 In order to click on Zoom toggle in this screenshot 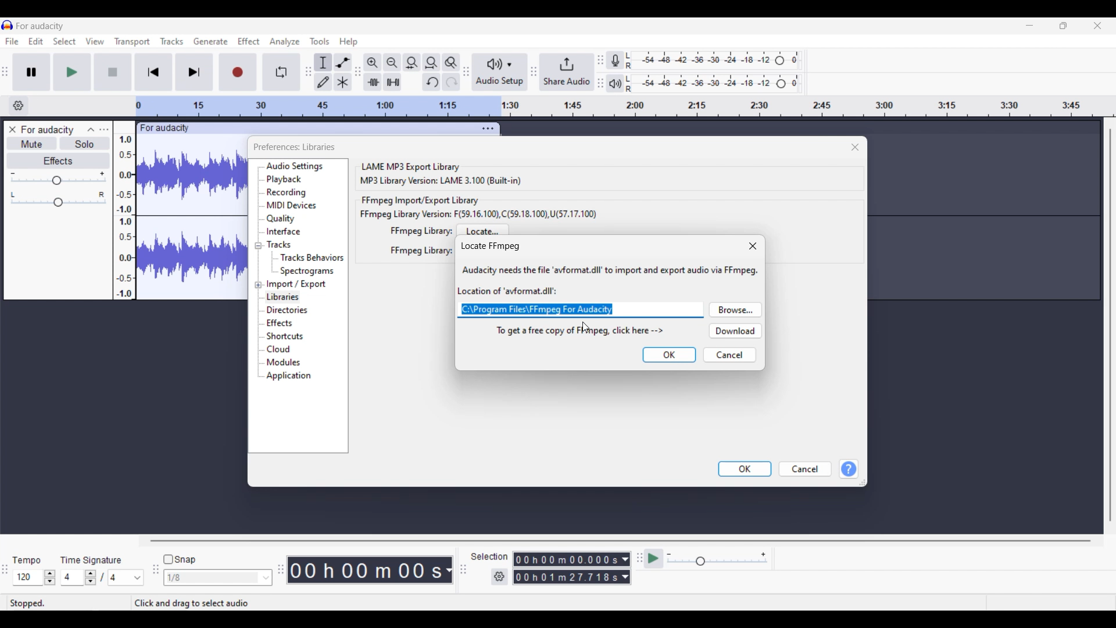, I will do `click(450, 63)`.